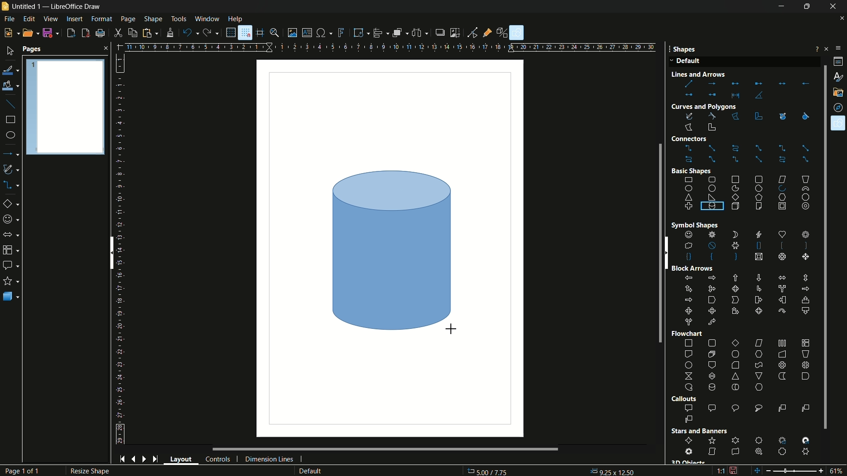 This screenshot has height=476, width=847. I want to click on sidebar settings, so click(837, 48).